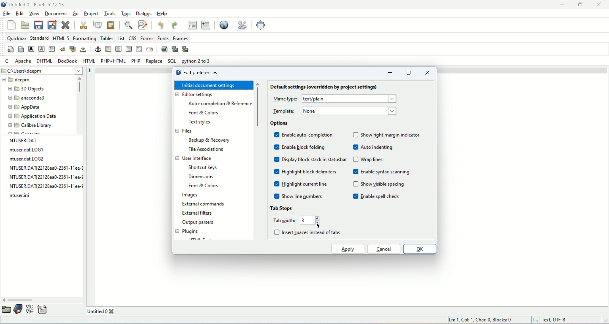  Describe the element at coordinates (305, 148) in the screenshot. I see `enable block folding` at that location.